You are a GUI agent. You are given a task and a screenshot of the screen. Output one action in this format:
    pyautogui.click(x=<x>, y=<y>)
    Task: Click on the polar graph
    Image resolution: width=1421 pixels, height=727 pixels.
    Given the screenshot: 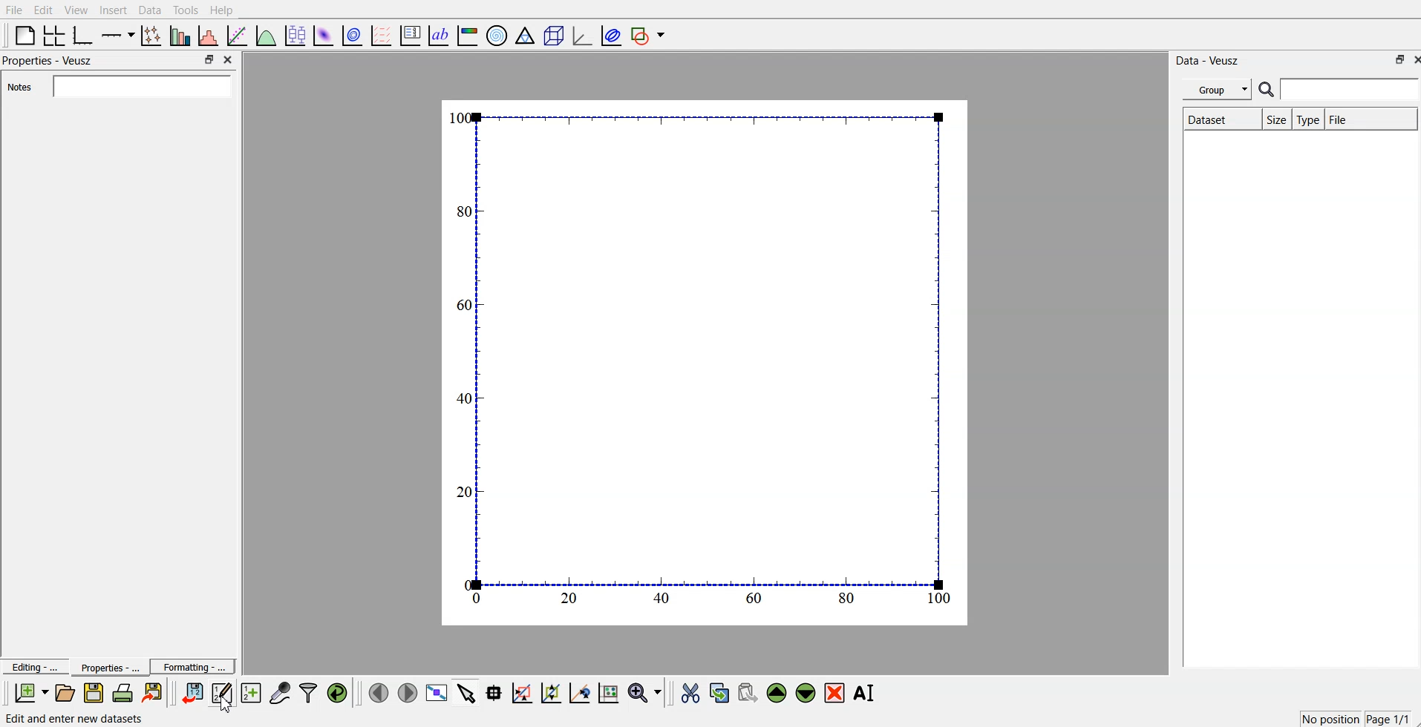 What is the action you would take?
    pyautogui.click(x=498, y=34)
    